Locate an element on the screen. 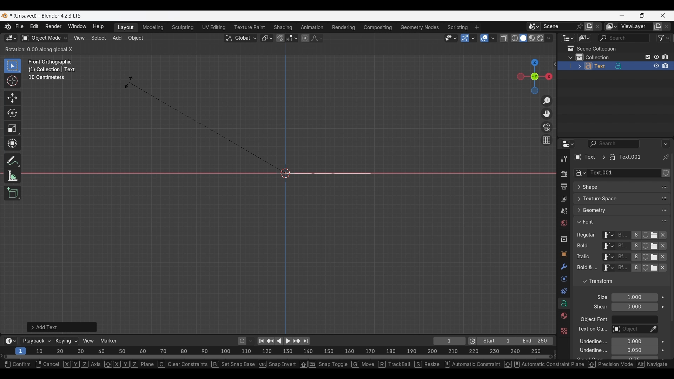 Image resolution: width=674 pixels, height=379 pixels. World is located at coordinates (563, 224).